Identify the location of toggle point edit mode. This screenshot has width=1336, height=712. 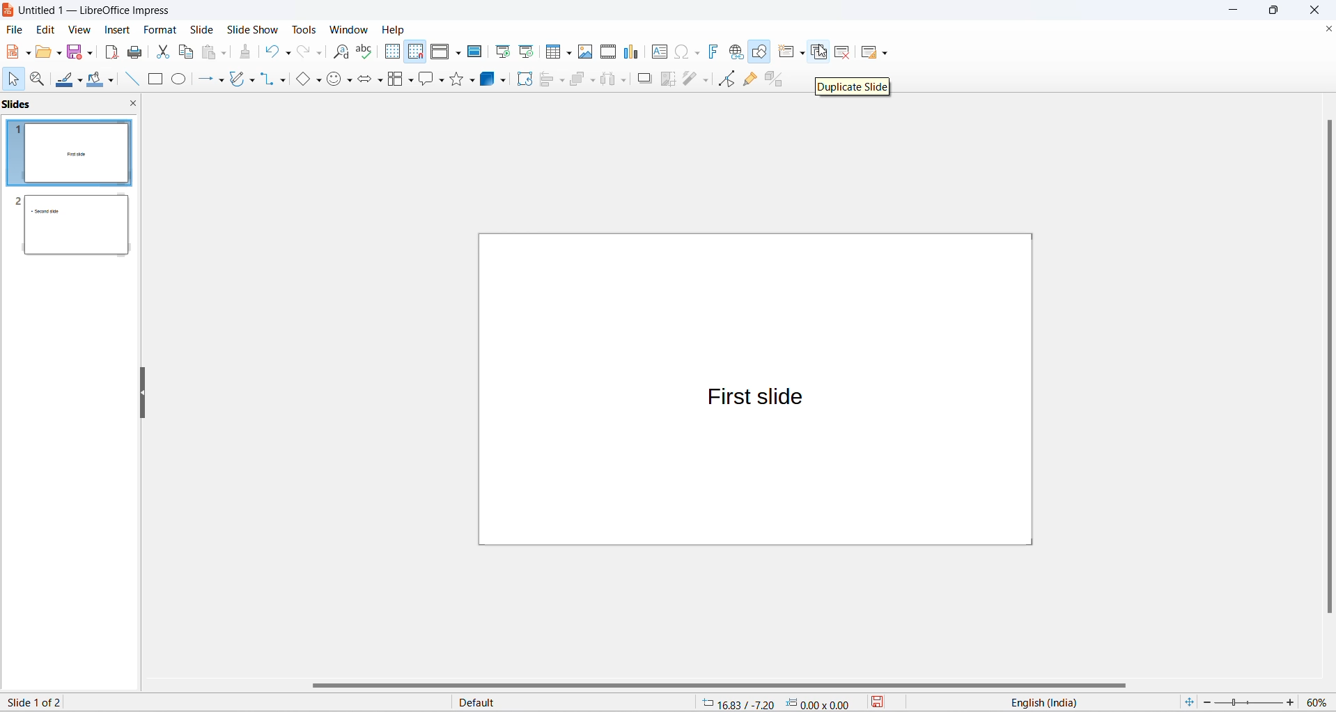
(729, 80).